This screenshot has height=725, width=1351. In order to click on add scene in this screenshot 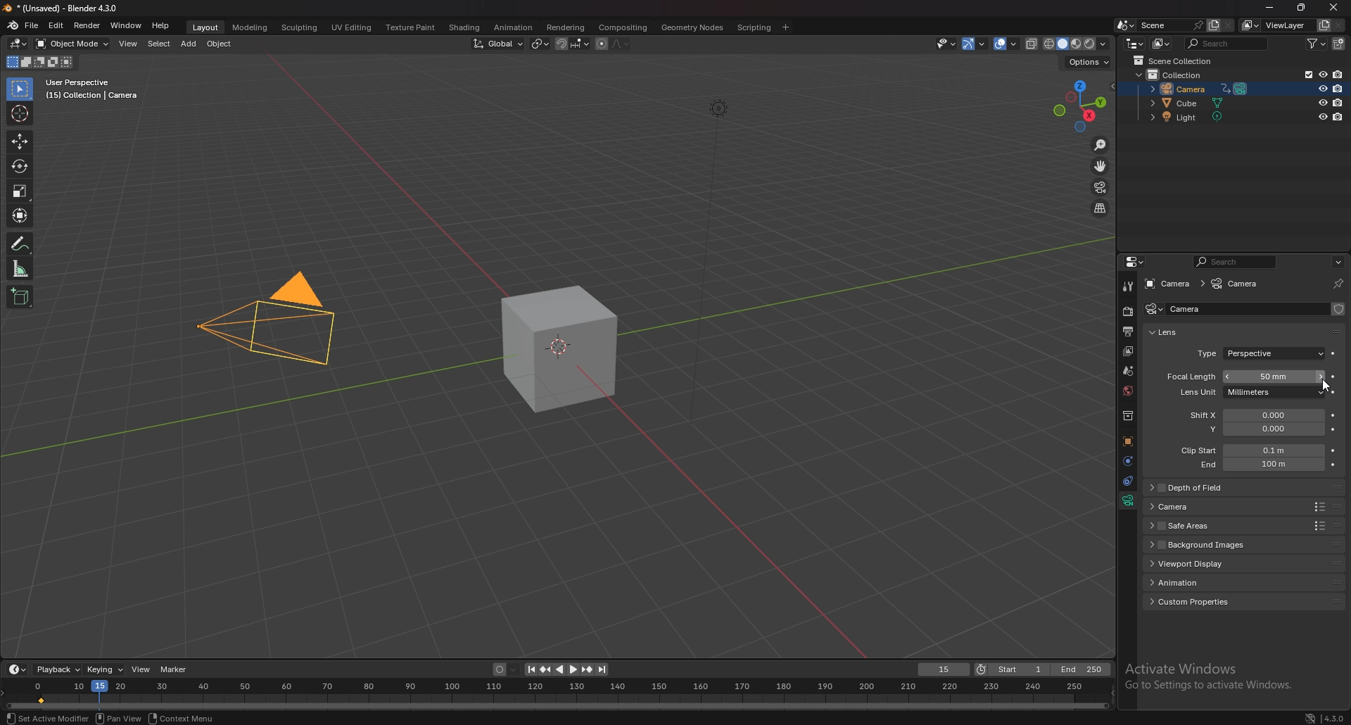, I will do `click(1212, 26)`.